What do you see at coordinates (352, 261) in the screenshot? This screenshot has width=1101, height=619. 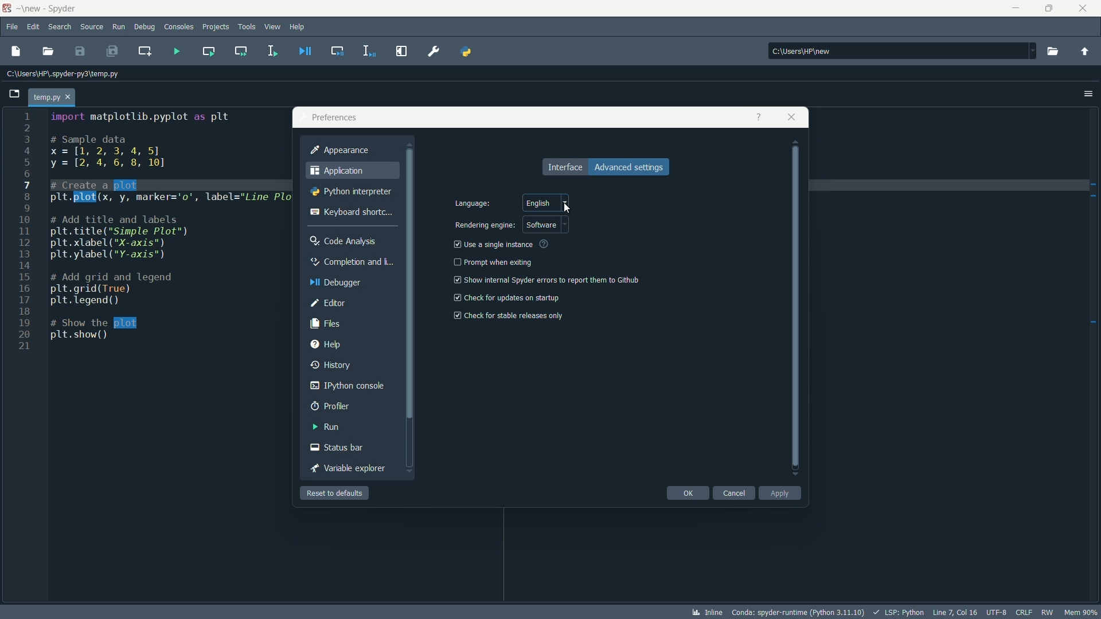 I see `completion and linting` at bounding box center [352, 261].